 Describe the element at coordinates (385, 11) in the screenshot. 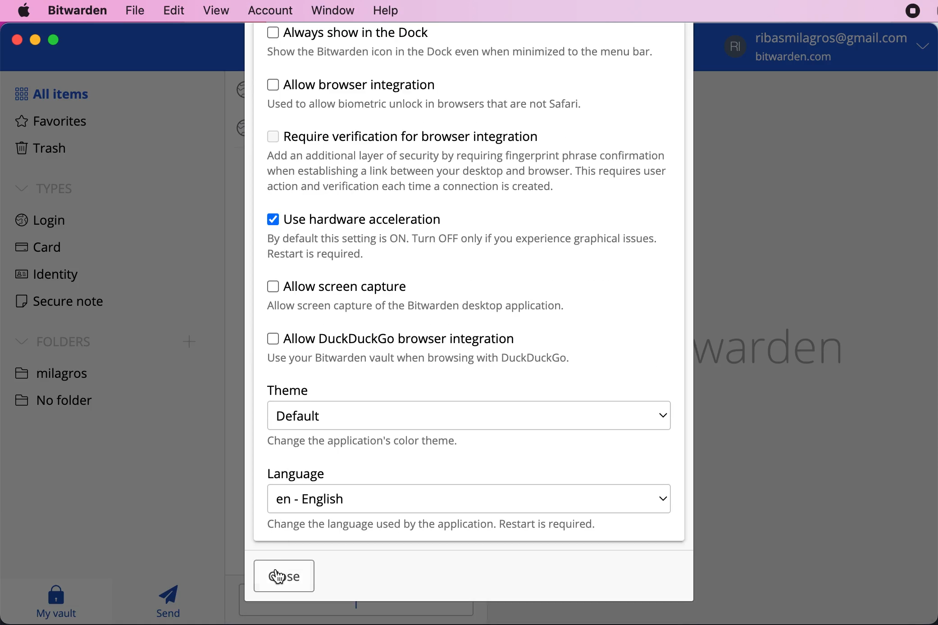

I see `help` at that location.